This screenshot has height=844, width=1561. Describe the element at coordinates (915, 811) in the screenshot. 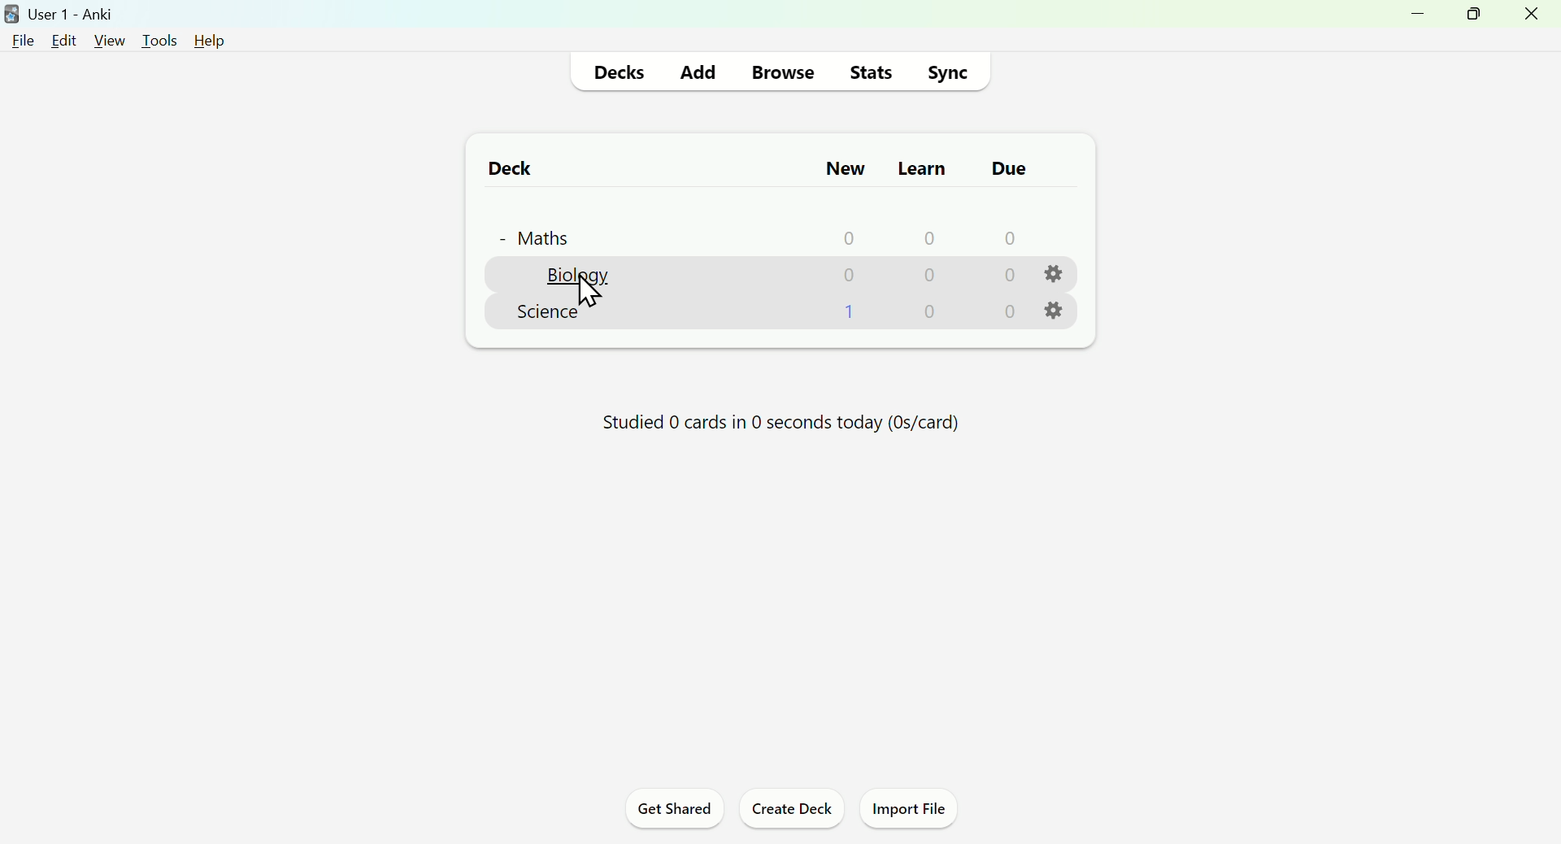

I see `Import File` at that location.